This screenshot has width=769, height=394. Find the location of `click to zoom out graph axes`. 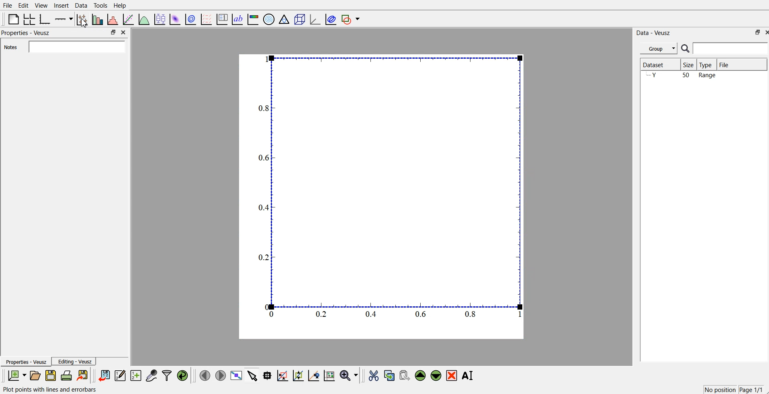

click to zoom out graph axes is located at coordinates (299, 376).